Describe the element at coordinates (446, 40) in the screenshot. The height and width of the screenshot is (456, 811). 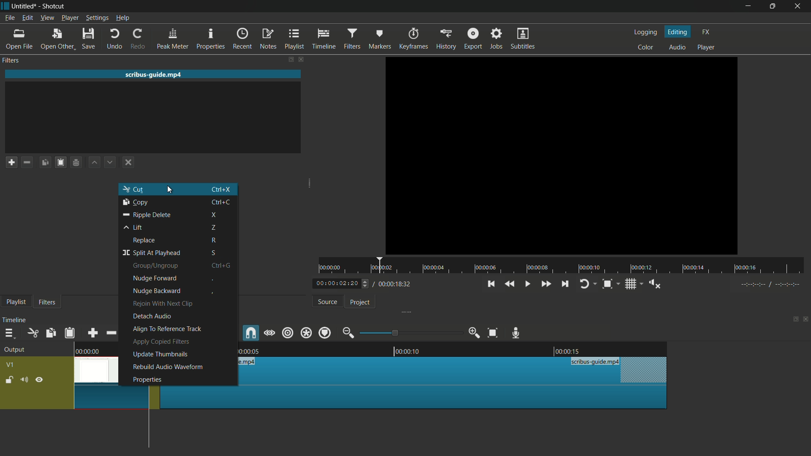
I see `history` at that location.